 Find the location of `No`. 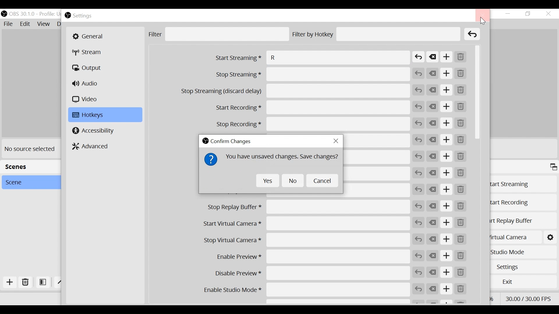

No is located at coordinates (292, 181).